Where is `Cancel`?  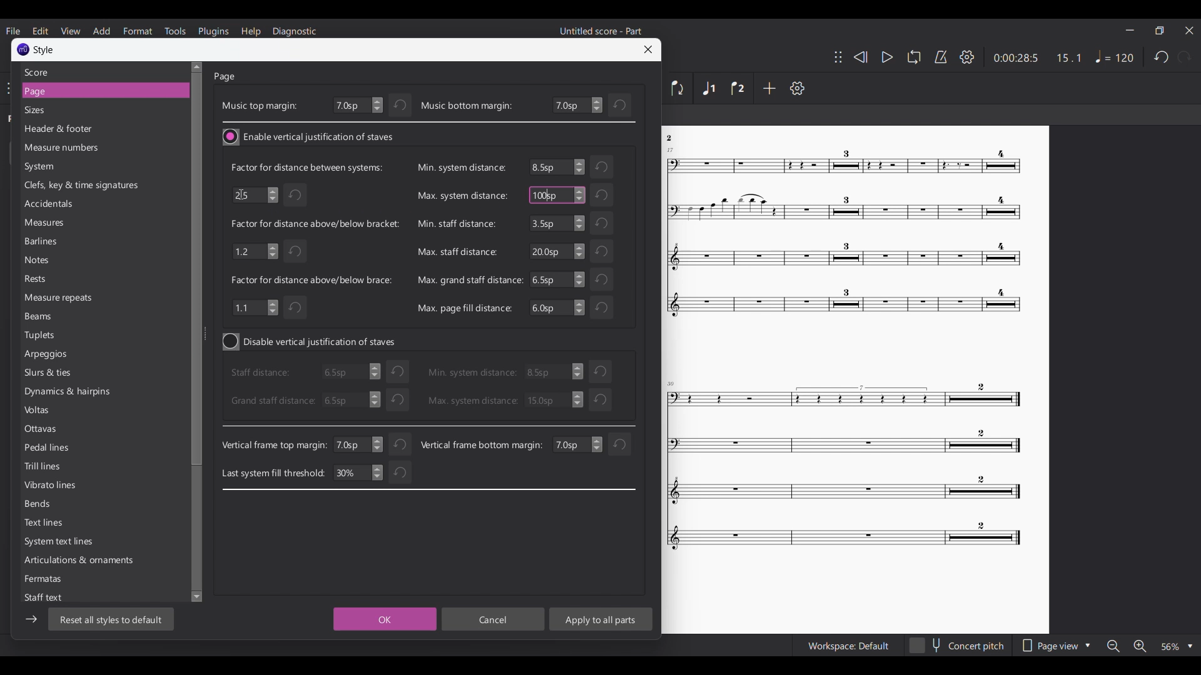
Cancel is located at coordinates (494, 619).